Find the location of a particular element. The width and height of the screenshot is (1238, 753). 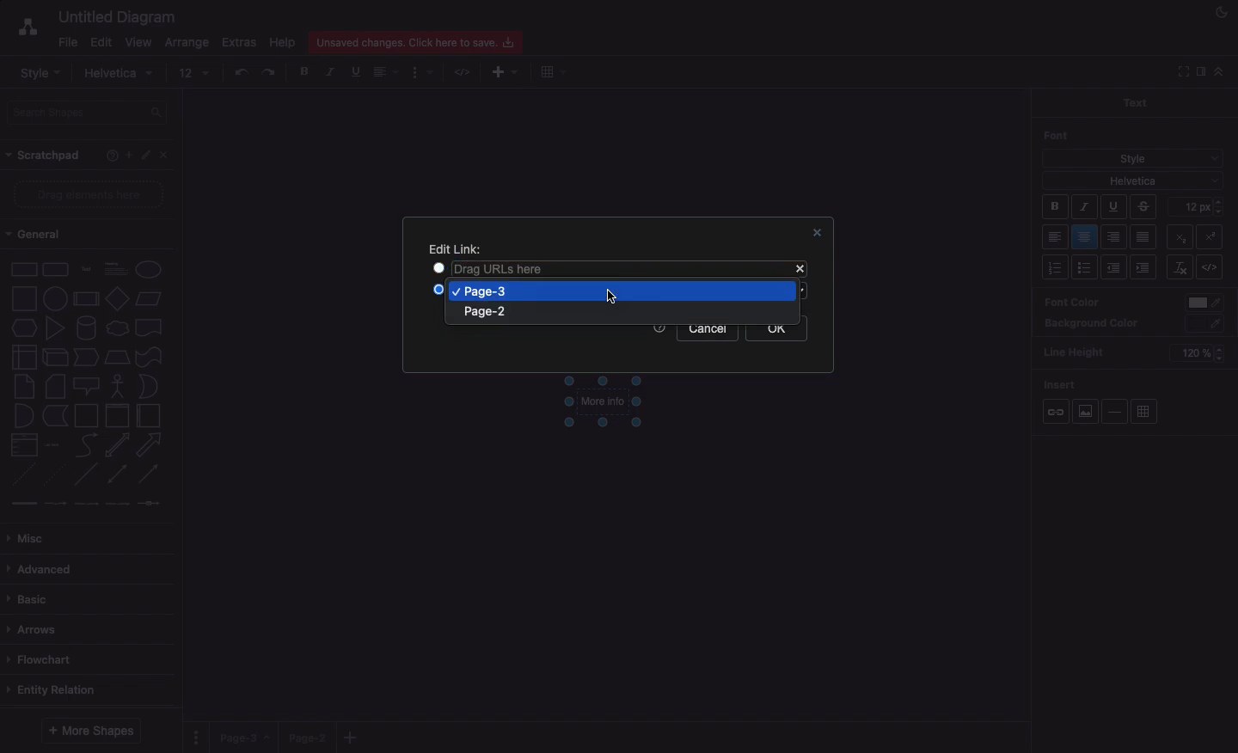

Untitled diagram is located at coordinates (112, 17).